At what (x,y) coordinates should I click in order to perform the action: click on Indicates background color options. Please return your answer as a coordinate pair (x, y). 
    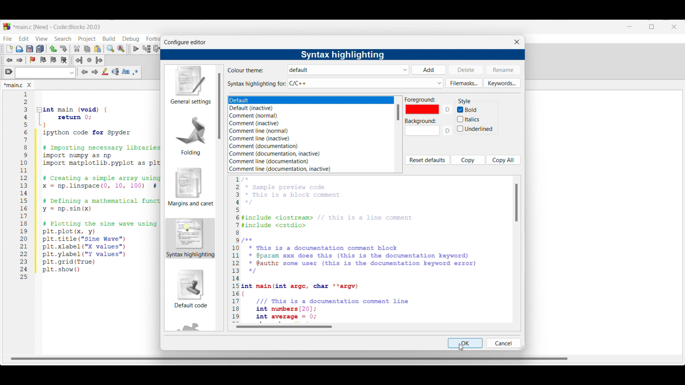
    Looking at the image, I should click on (420, 121).